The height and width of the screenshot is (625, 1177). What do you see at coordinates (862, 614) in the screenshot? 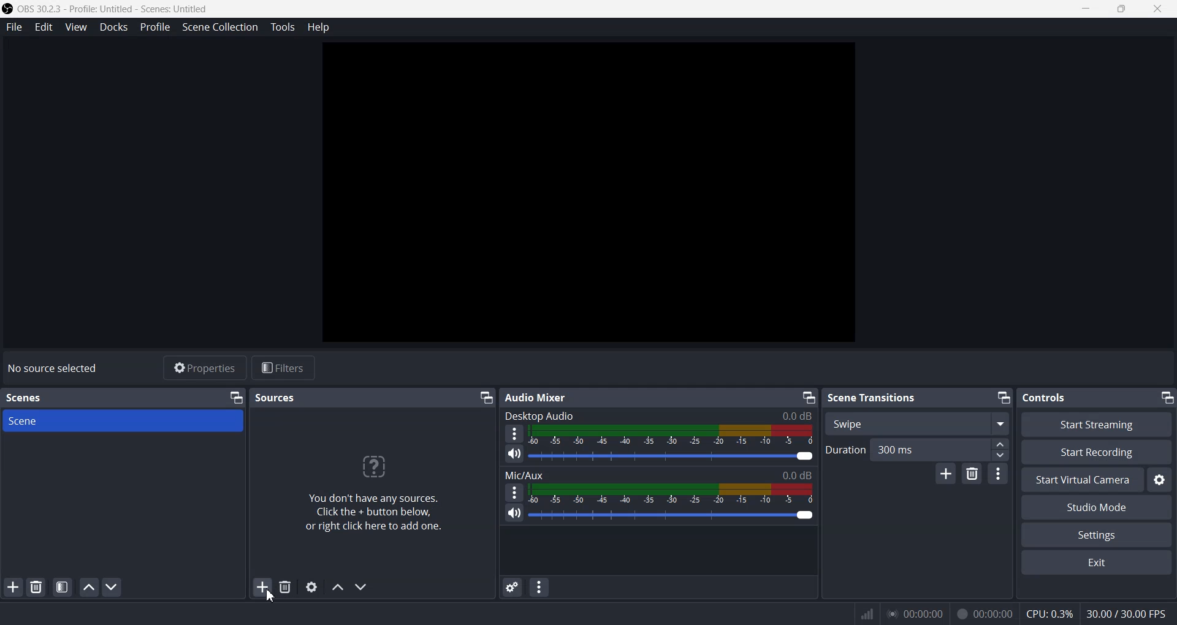
I see `Signals` at bounding box center [862, 614].